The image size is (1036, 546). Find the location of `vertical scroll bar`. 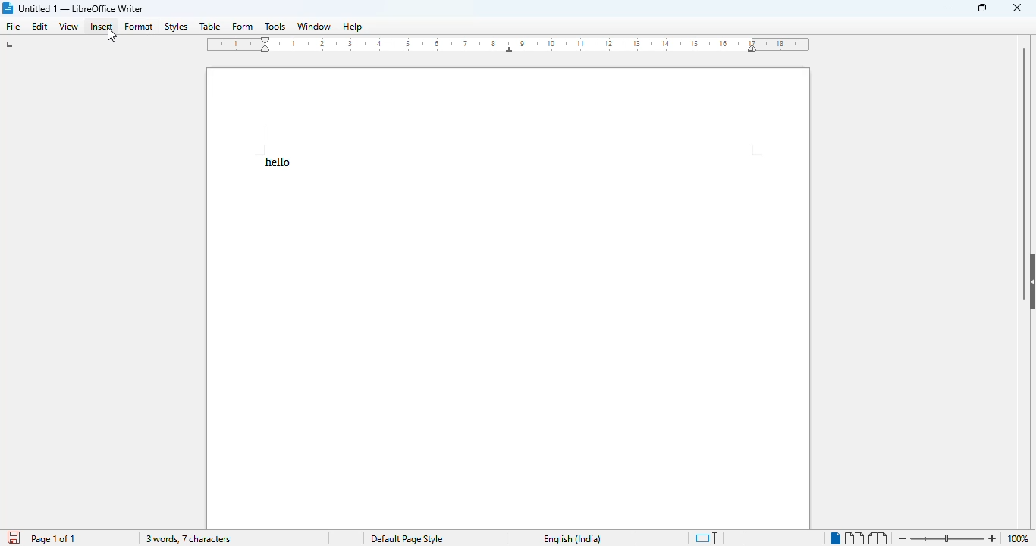

vertical scroll bar is located at coordinates (1025, 146).